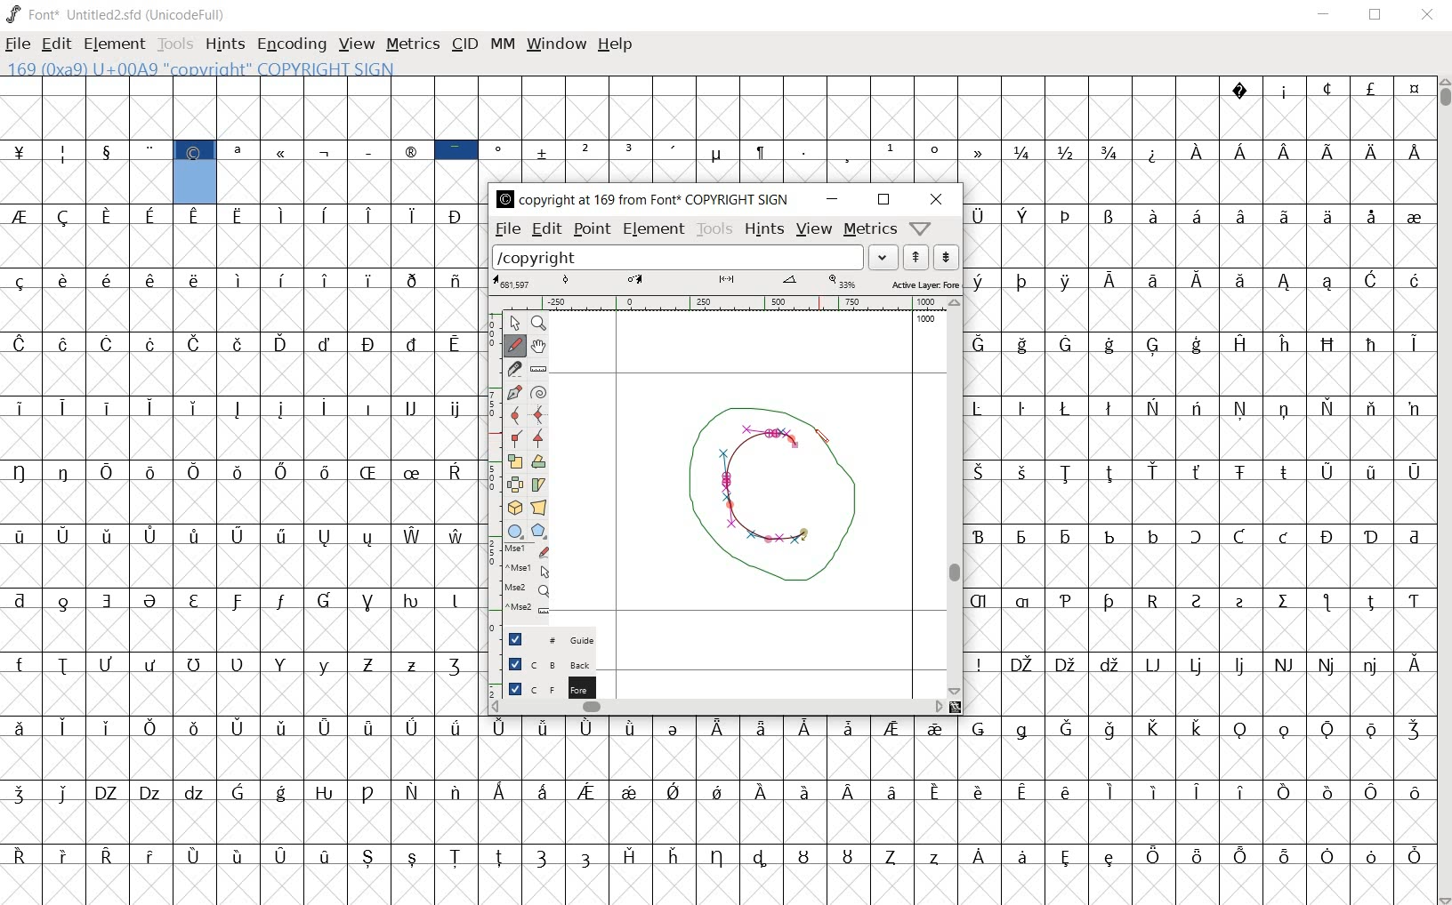 The image size is (1452, 905). I want to click on Encoding, so click(291, 44).